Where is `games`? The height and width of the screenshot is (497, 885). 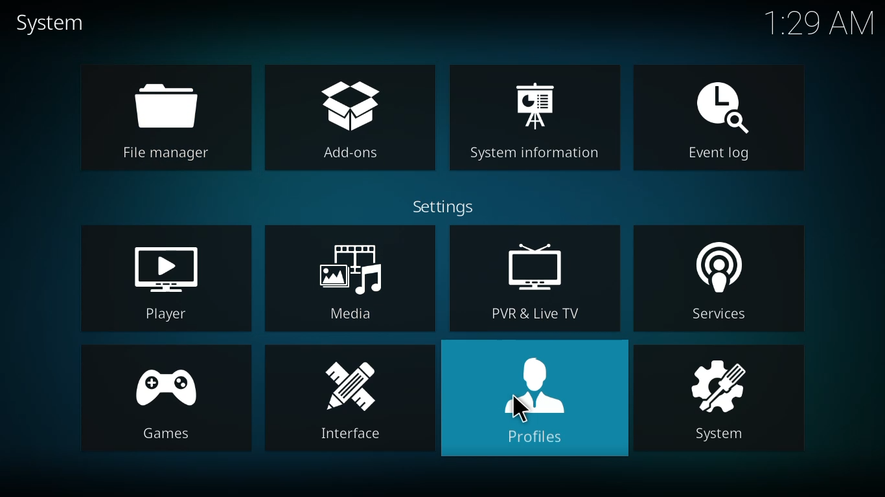
games is located at coordinates (163, 401).